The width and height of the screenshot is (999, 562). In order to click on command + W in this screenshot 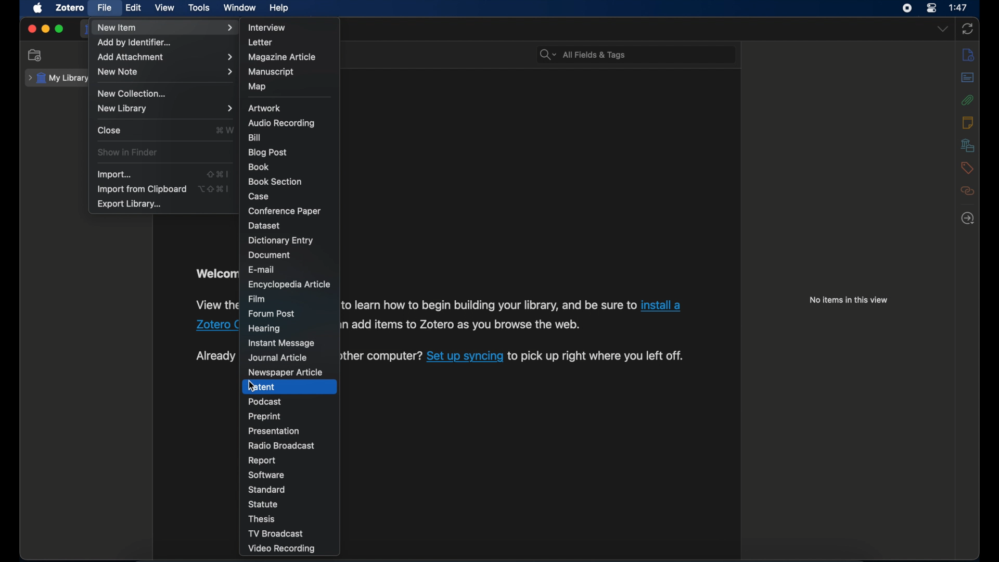, I will do `click(225, 130)`.